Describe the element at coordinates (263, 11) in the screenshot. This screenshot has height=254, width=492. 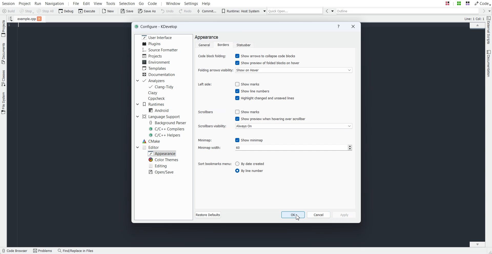
I see `Drop down box` at that location.